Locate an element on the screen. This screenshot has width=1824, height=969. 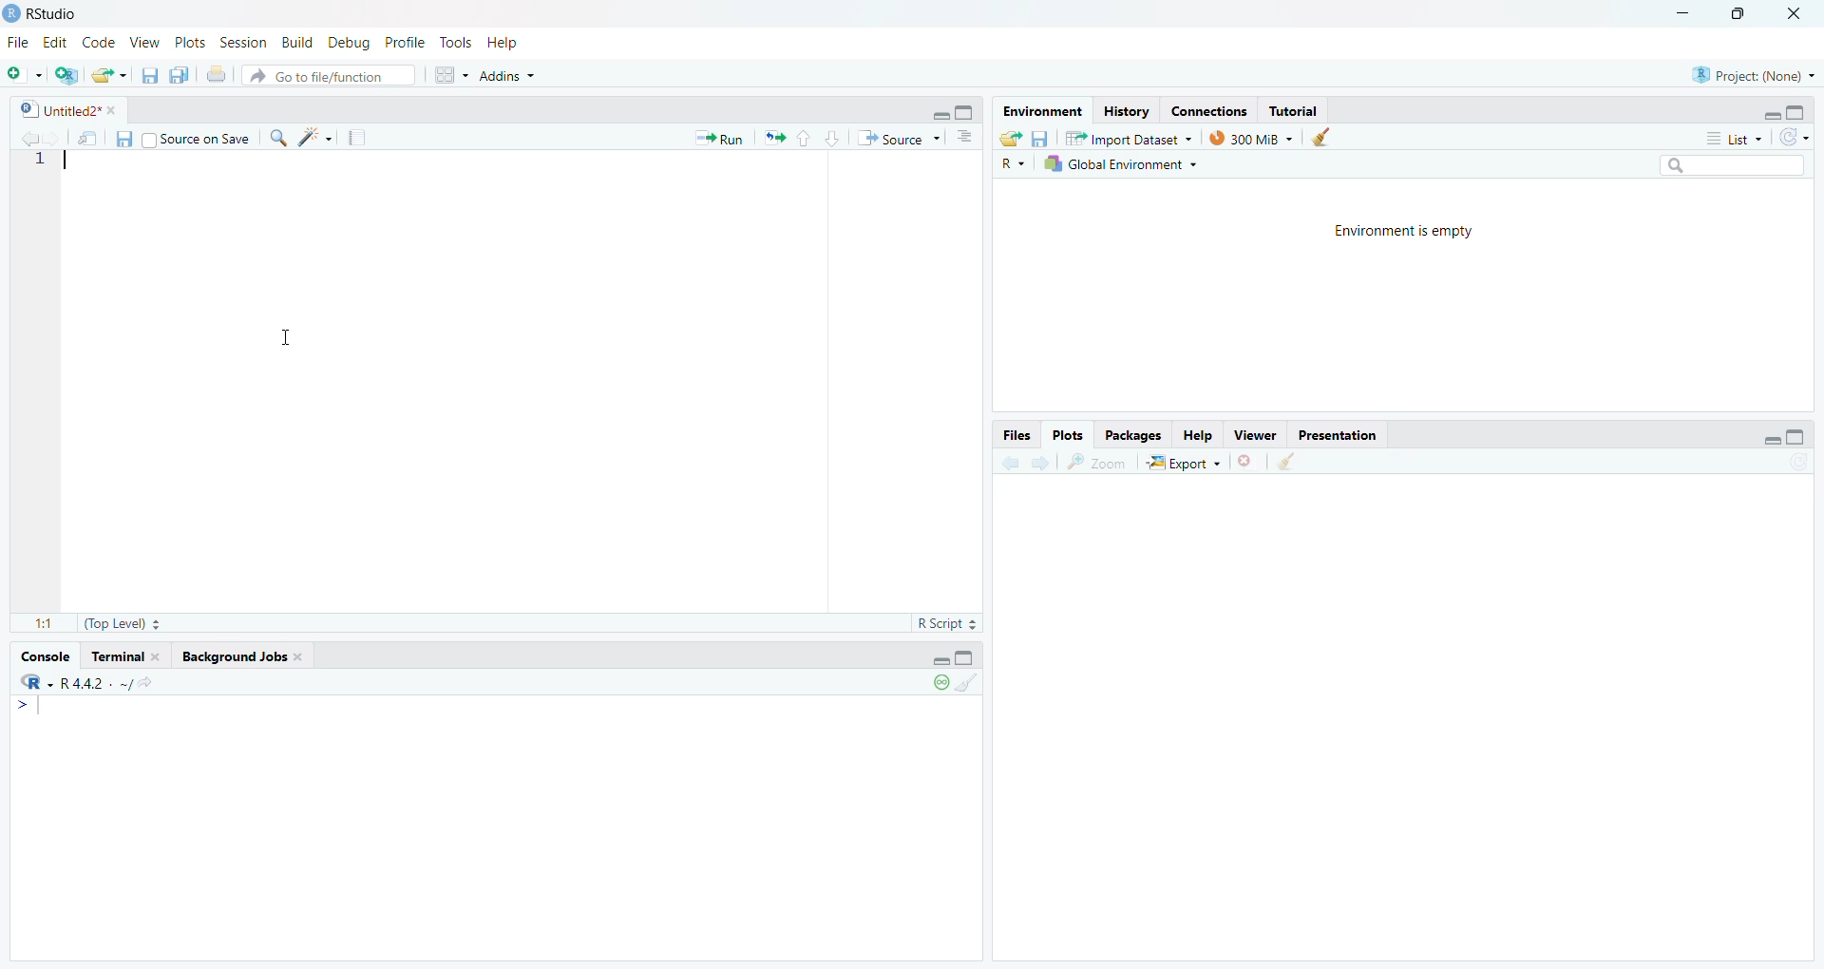
(Top Level)  is located at coordinates (117, 626).